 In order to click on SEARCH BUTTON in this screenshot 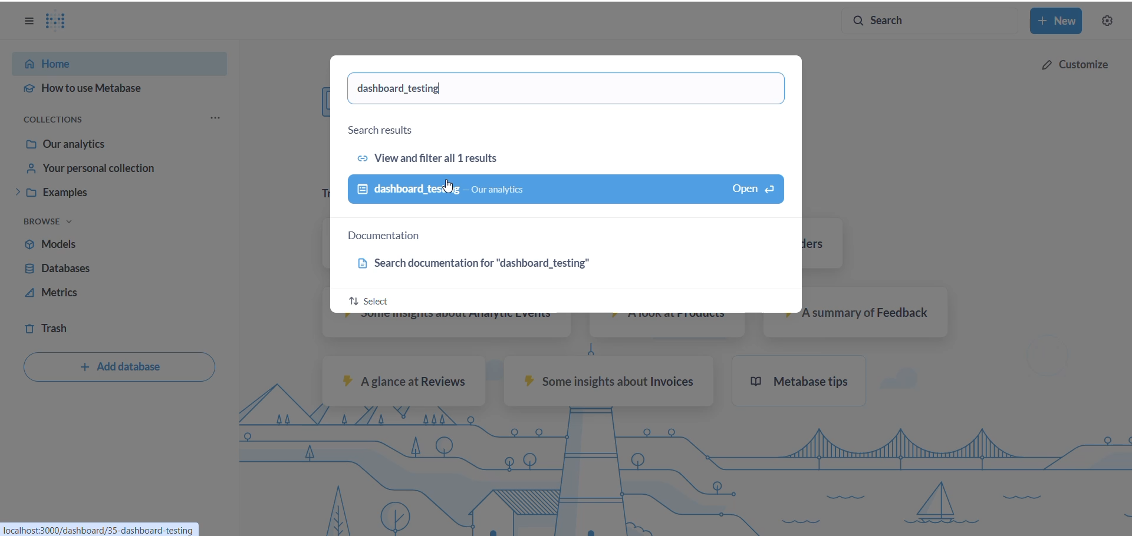, I will do `click(929, 21)`.